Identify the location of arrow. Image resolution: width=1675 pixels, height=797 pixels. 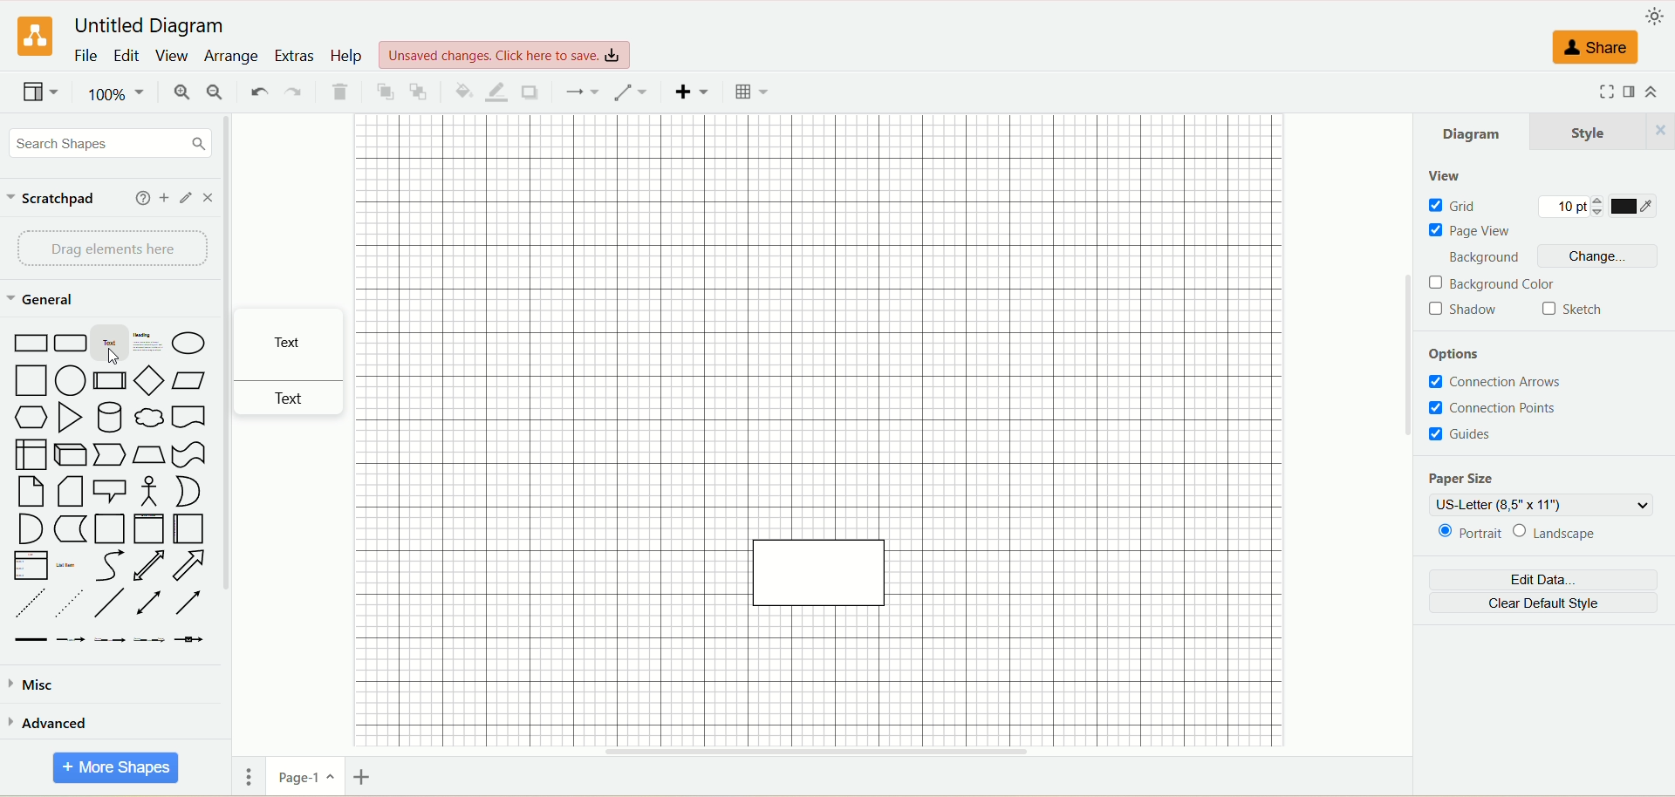
(190, 566).